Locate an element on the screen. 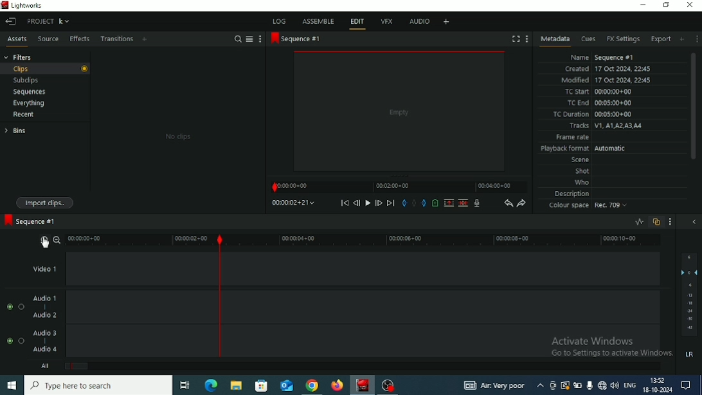 The image size is (702, 395). Tracks is located at coordinates (605, 126).